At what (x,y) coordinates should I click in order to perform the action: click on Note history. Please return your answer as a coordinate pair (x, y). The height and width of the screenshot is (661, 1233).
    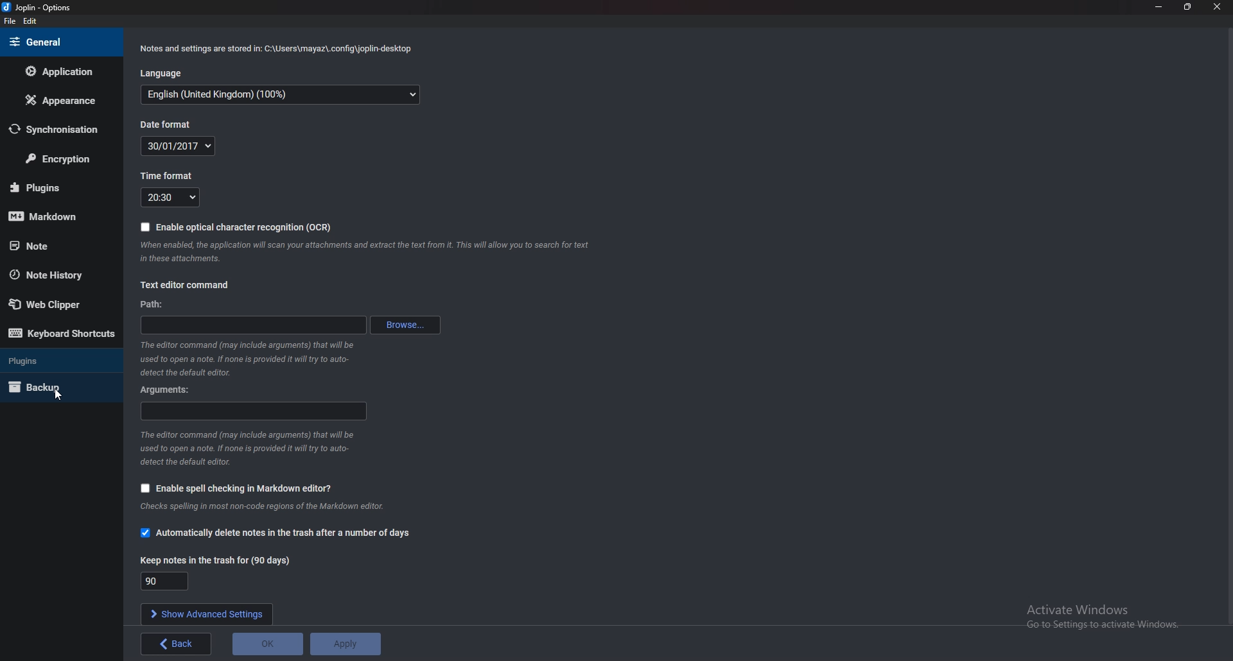
    Looking at the image, I should click on (55, 276).